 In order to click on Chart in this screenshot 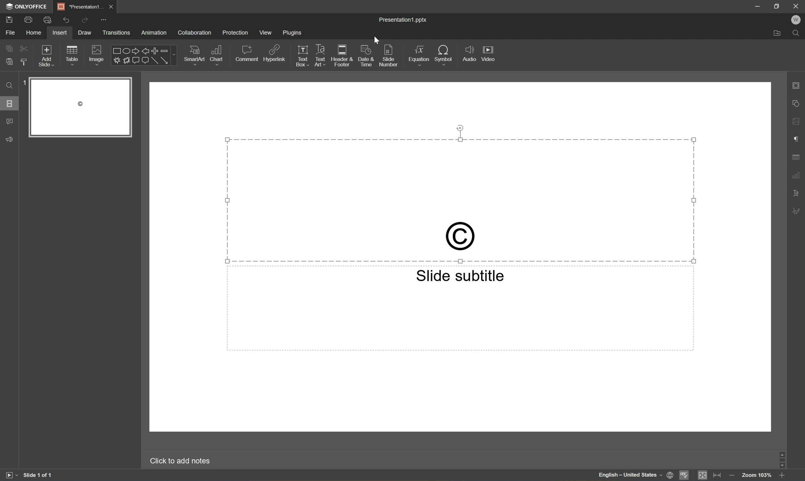, I will do `click(218, 53)`.